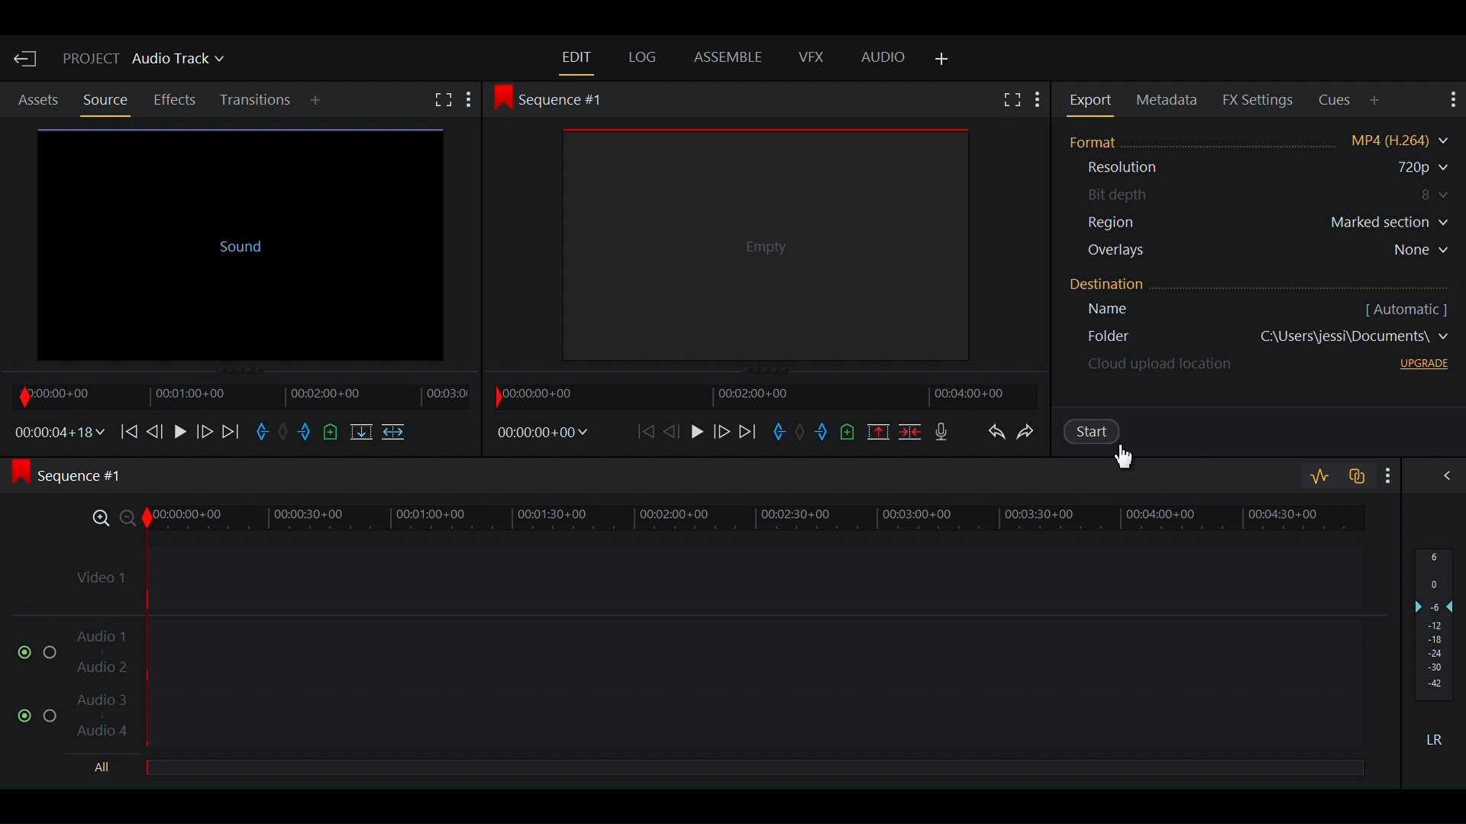 Image resolution: width=1466 pixels, height=824 pixels. What do you see at coordinates (751, 432) in the screenshot?
I see `Move forward` at bounding box center [751, 432].